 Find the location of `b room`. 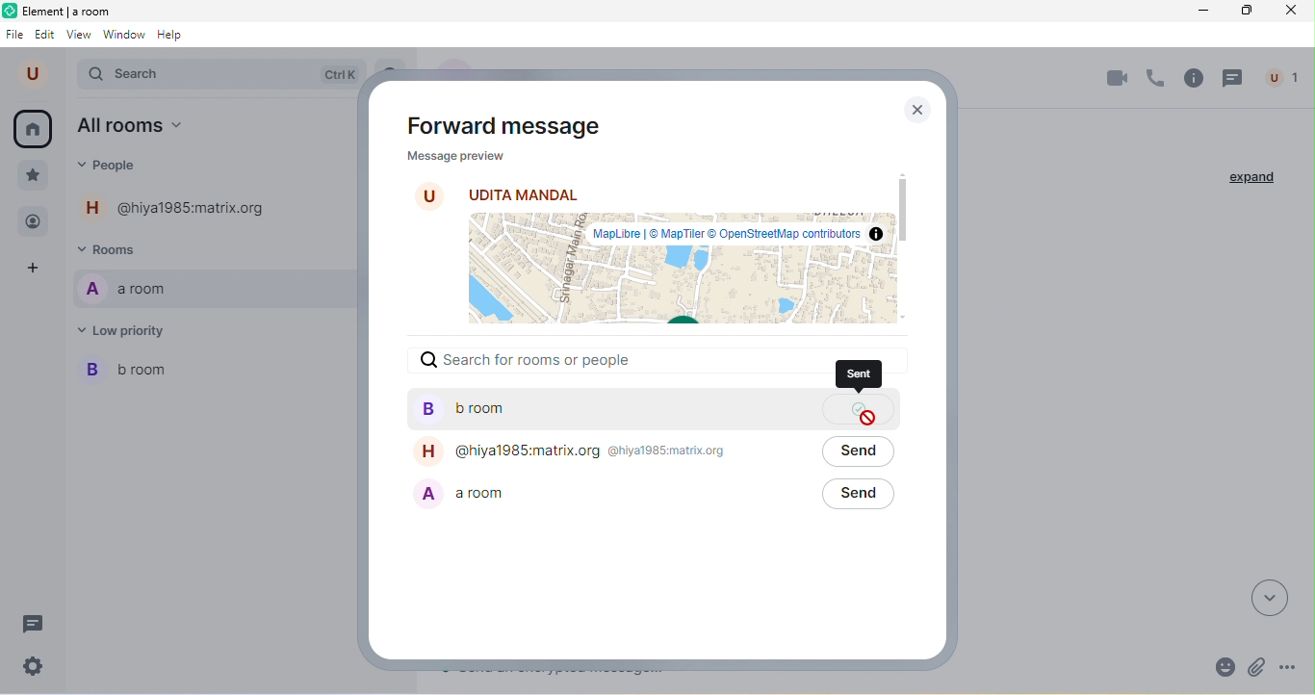

b room is located at coordinates (608, 409).